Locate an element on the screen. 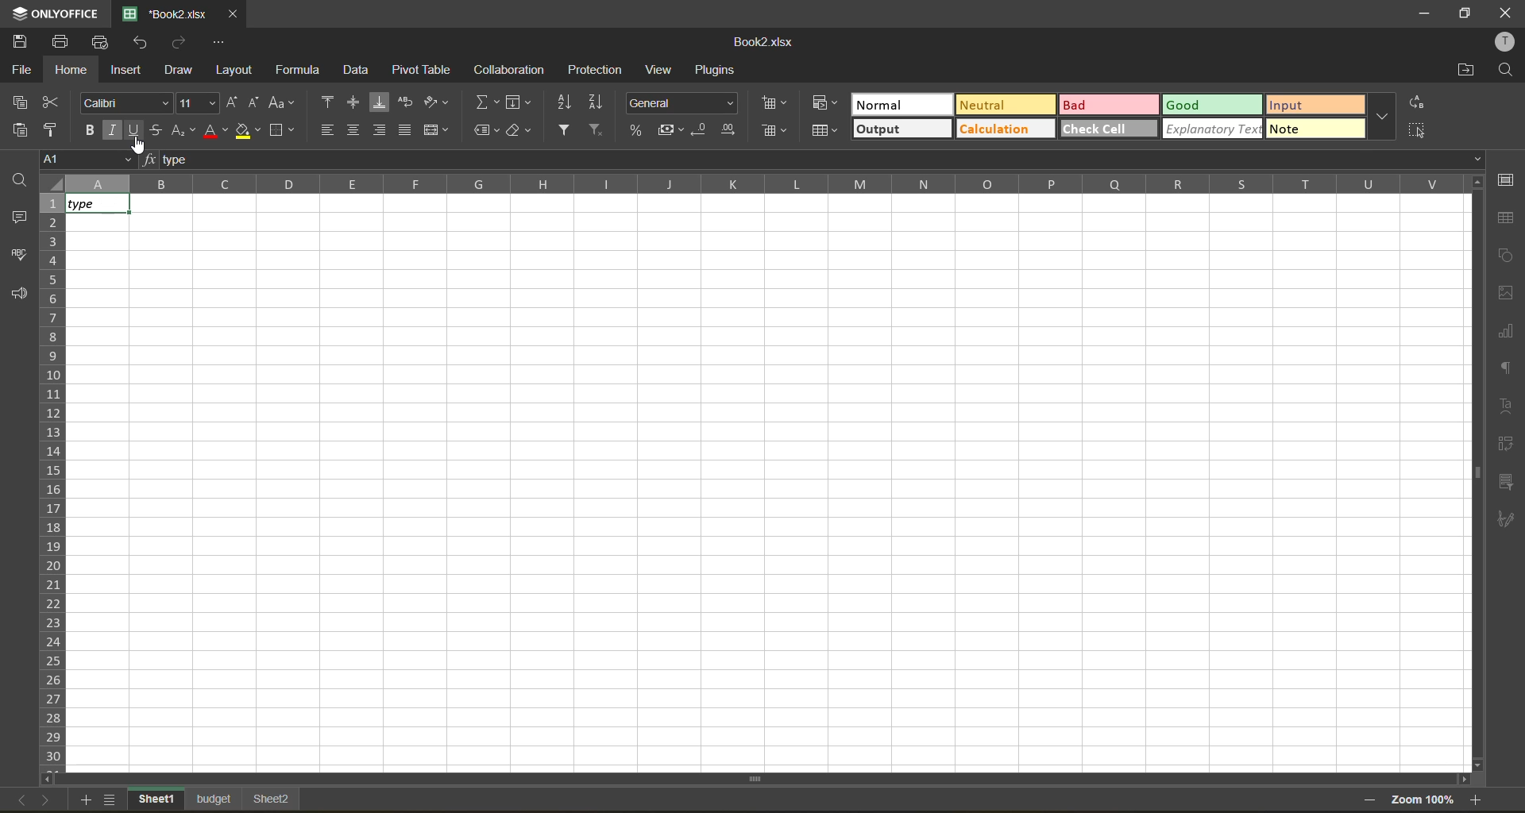  filter is located at coordinates (564, 130).